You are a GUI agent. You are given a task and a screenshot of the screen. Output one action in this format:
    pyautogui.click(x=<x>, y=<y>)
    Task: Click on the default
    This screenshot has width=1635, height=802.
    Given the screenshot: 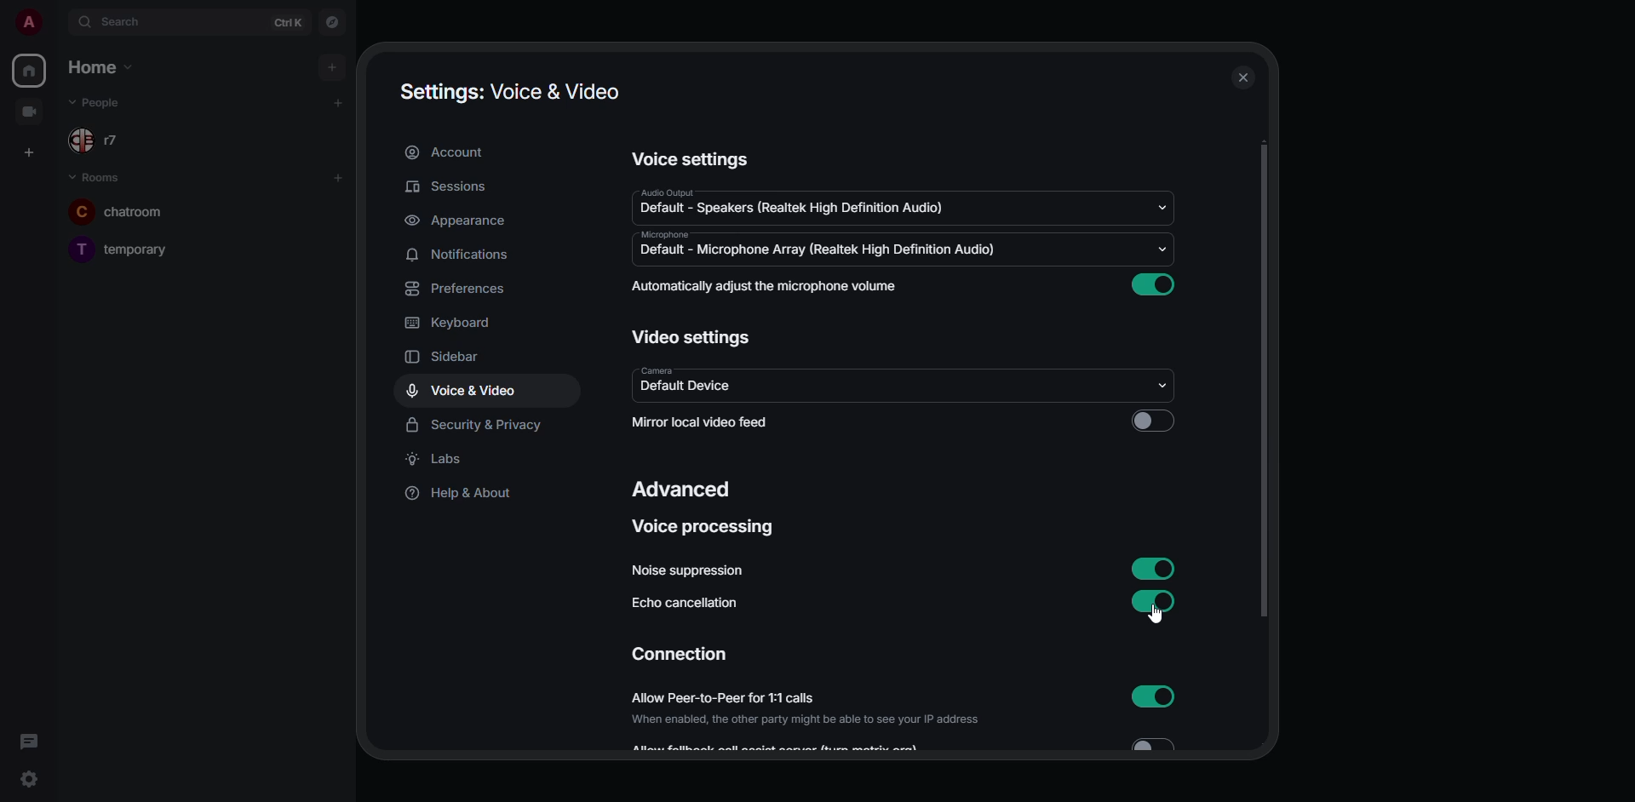 What is the action you would take?
    pyautogui.click(x=686, y=388)
    